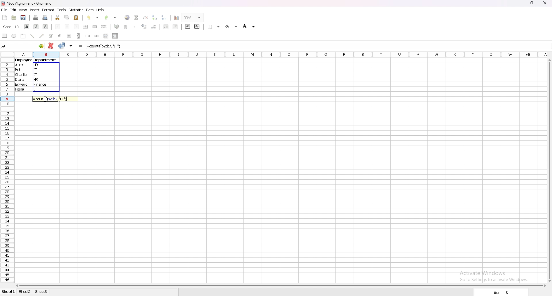 The width and height of the screenshot is (552, 296). What do you see at coordinates (166, 27) in the screenshot?
I see `decrease indent` at bounding box center [166, 27].